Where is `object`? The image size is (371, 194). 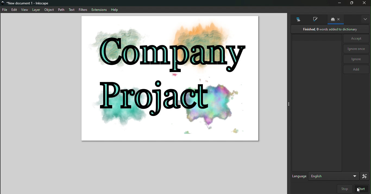 object is located at coordinates (49, 10).